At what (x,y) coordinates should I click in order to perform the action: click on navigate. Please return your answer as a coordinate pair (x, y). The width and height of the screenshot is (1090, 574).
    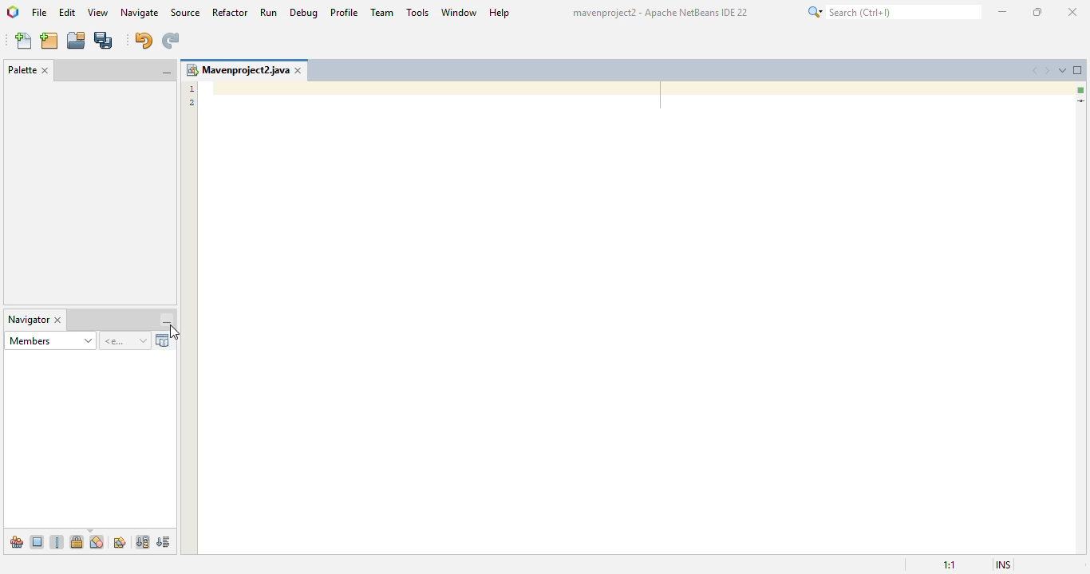
    Looking at the image, I should click on (140, 13).